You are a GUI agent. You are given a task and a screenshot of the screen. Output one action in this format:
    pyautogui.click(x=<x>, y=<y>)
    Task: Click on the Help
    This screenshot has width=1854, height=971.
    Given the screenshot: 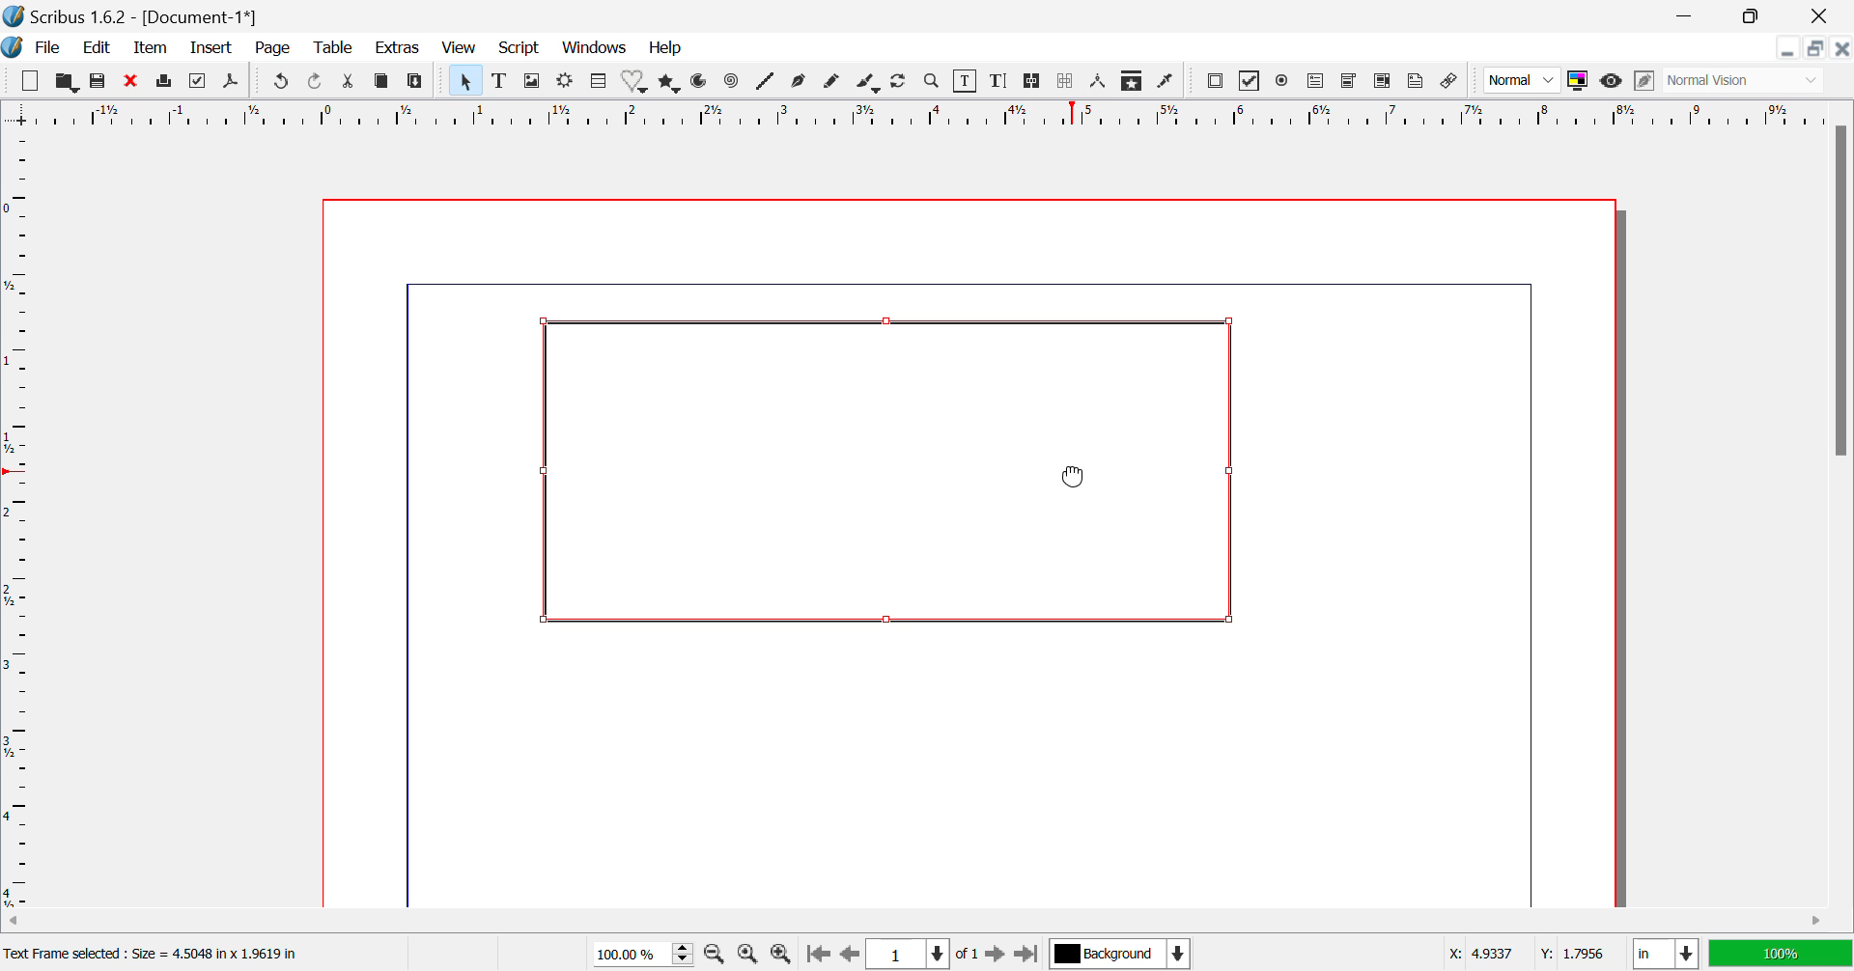 What is the action you would take?
    pyautogui.click(x=665, y=49)
    